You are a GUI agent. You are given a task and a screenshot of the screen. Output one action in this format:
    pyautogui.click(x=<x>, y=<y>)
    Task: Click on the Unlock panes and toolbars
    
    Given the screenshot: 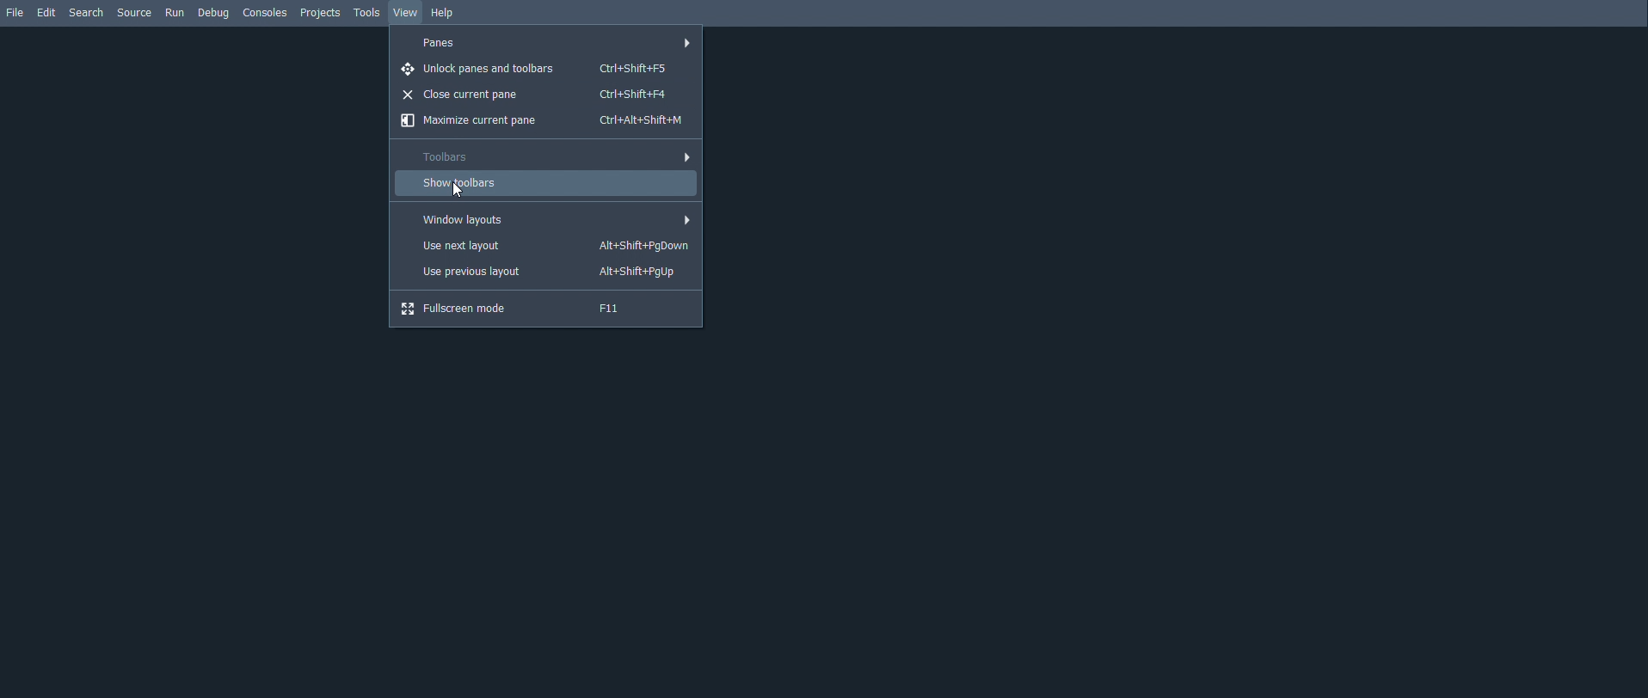 What is the action you would take?
    pyautogui.click(x=538, y=68)
    